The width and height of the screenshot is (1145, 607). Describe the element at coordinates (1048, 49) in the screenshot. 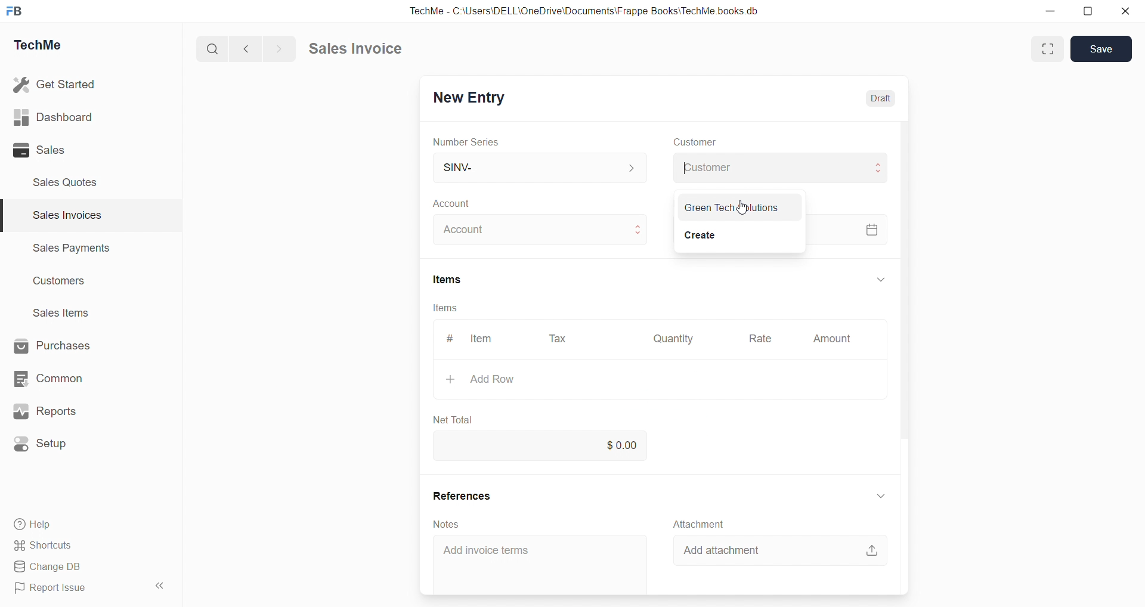

I see `enlarge` at that location.